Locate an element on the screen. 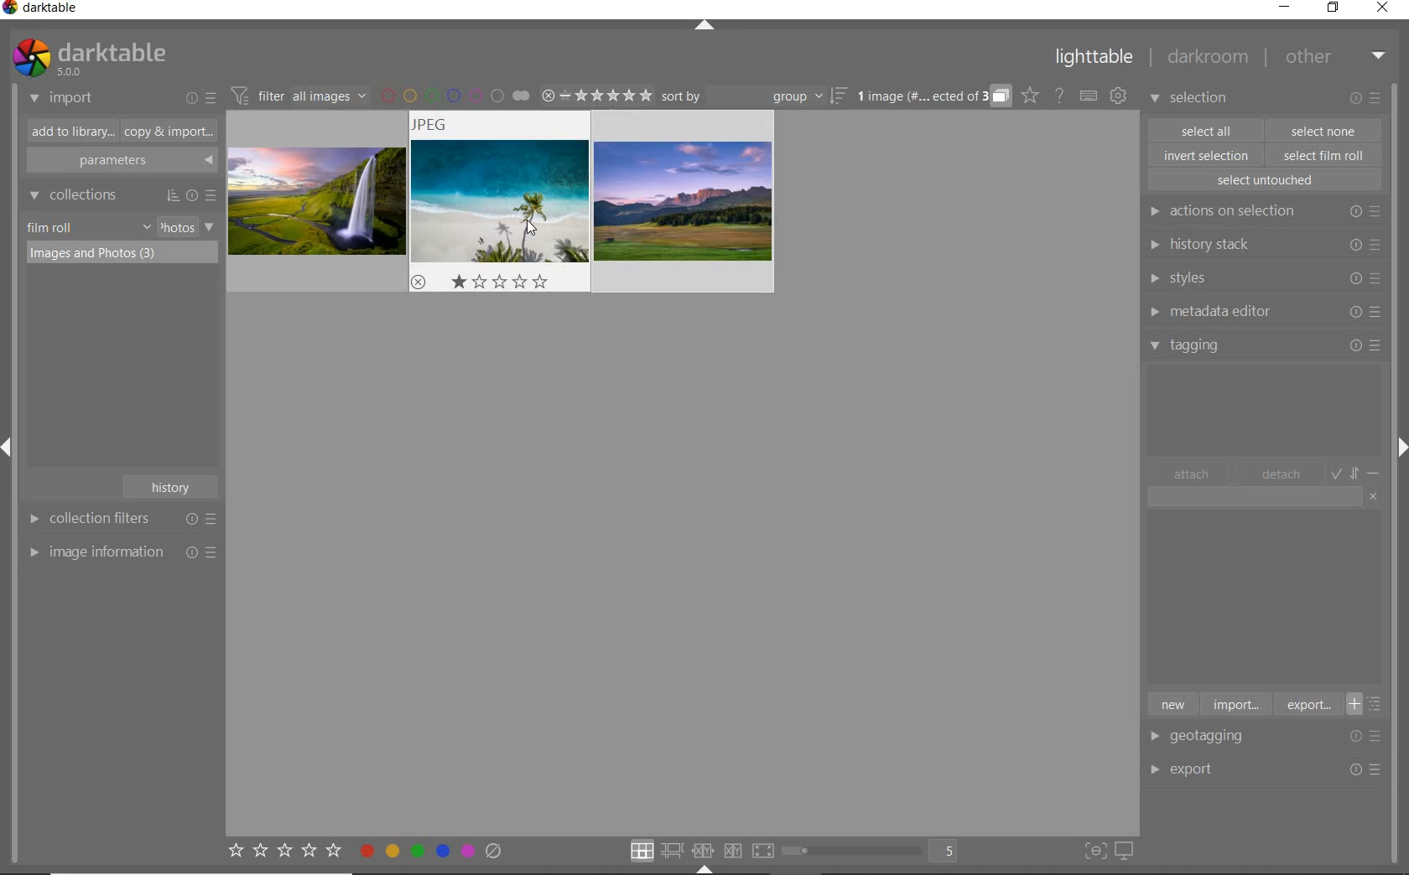 The width and height of the screenshot is (1409, 875). history stack is located at coordinates (1262, 244).